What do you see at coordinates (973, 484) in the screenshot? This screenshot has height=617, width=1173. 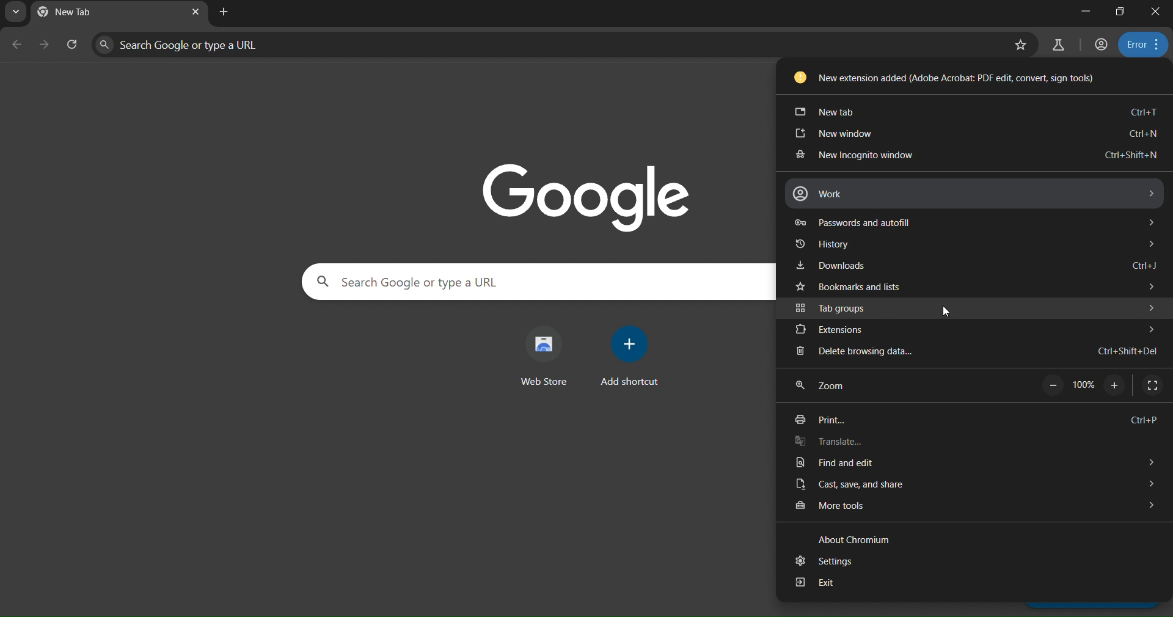 I see `cast save and share` at bounding box center [973, 484].